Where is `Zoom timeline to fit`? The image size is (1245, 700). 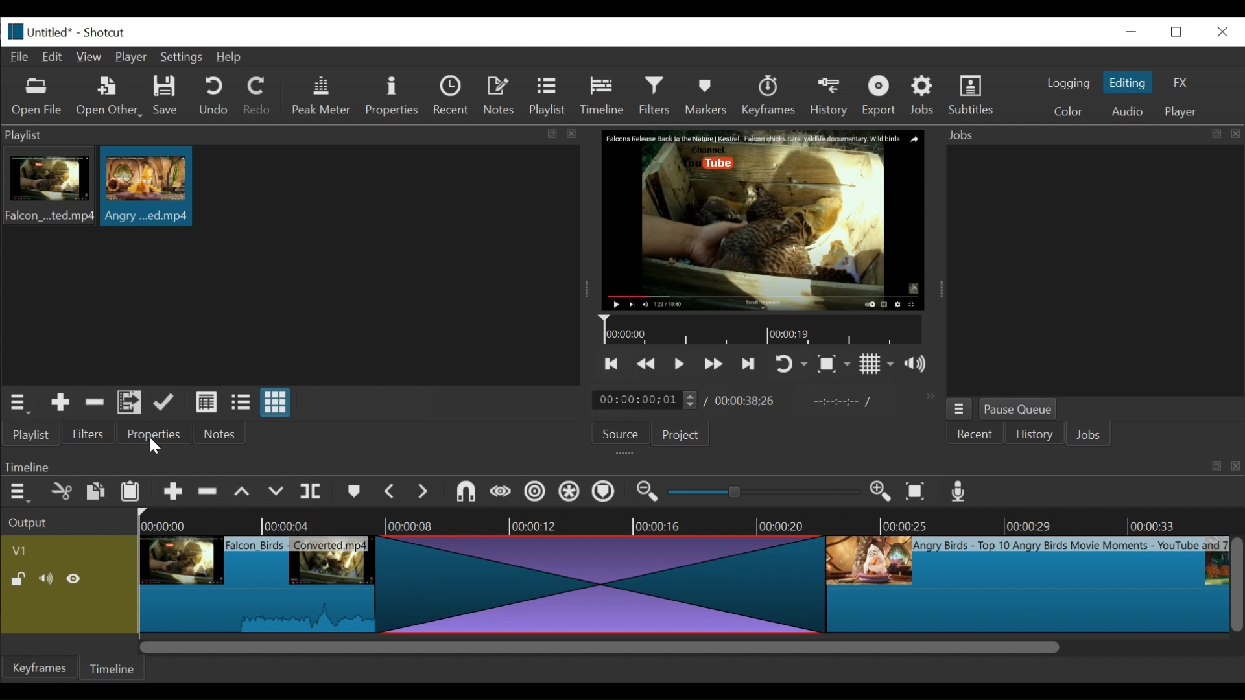
Zoom timeline to fit is located at coordinates (919, 493).